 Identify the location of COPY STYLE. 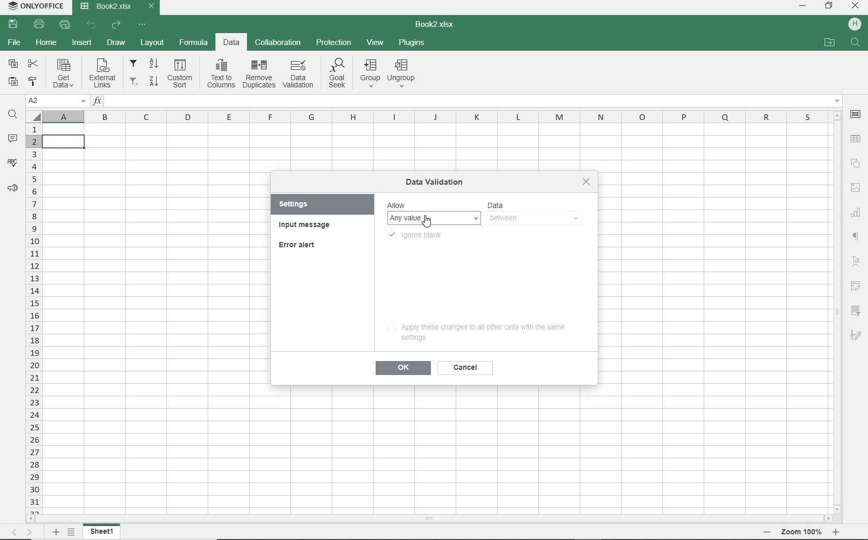
(34, 82).